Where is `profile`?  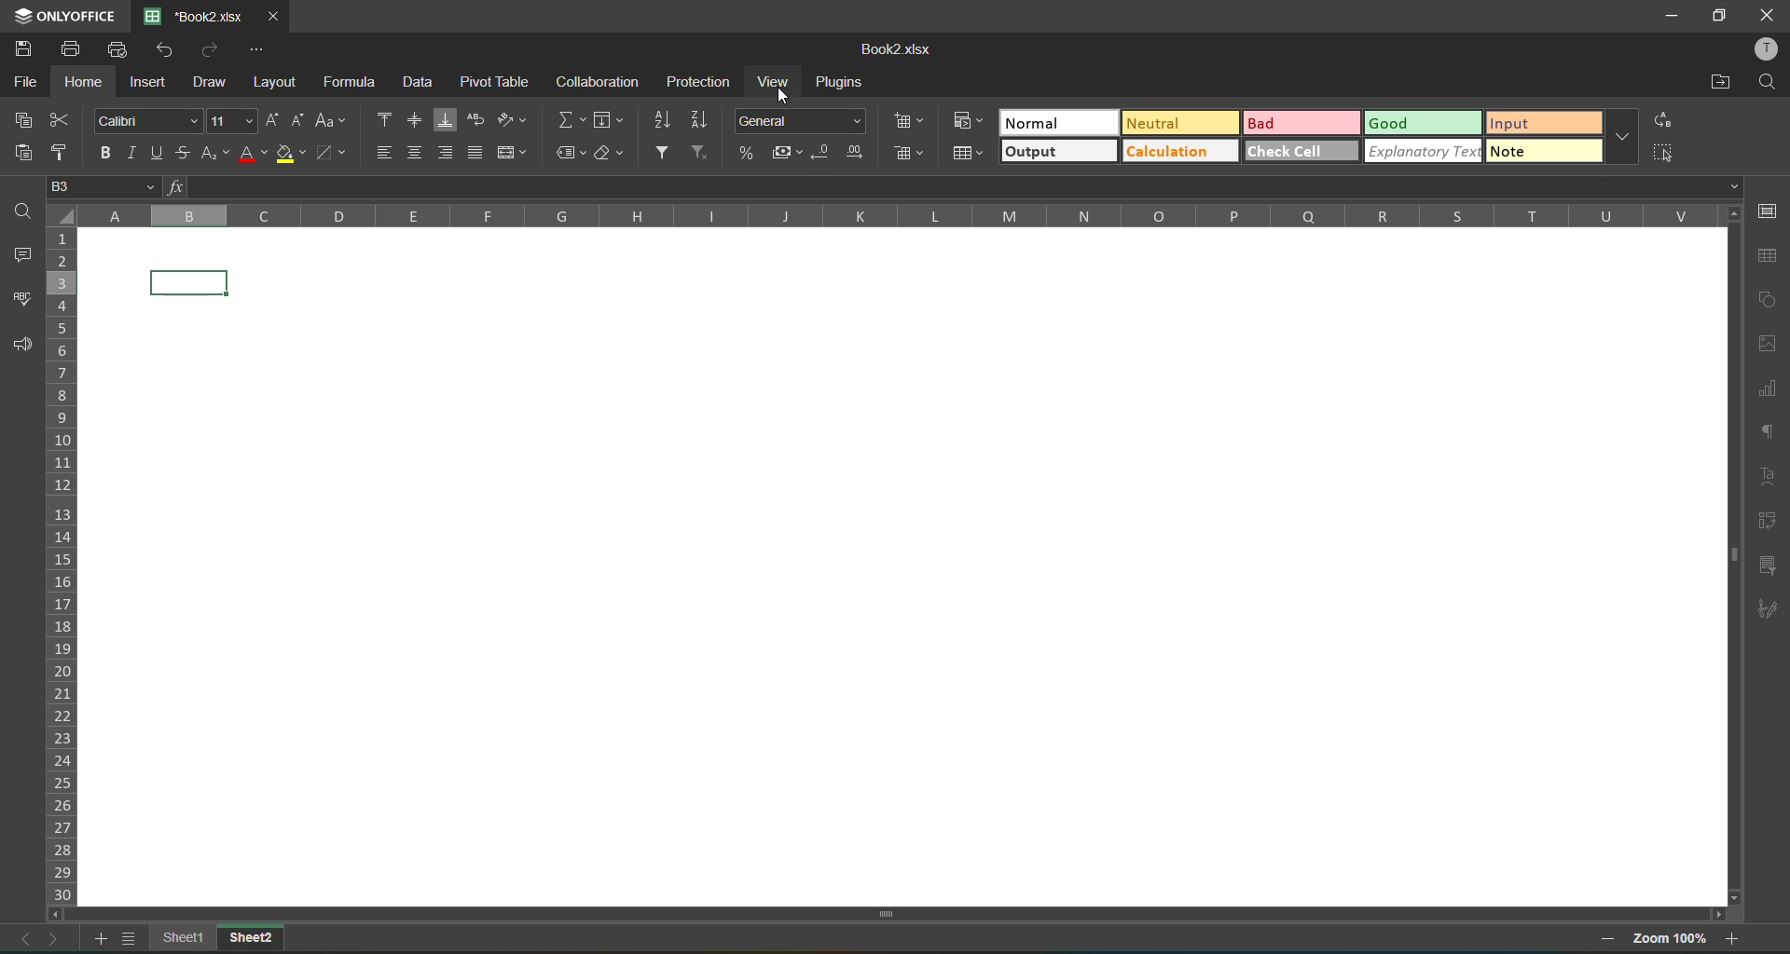 profile is located at coordinates (1768, 49).